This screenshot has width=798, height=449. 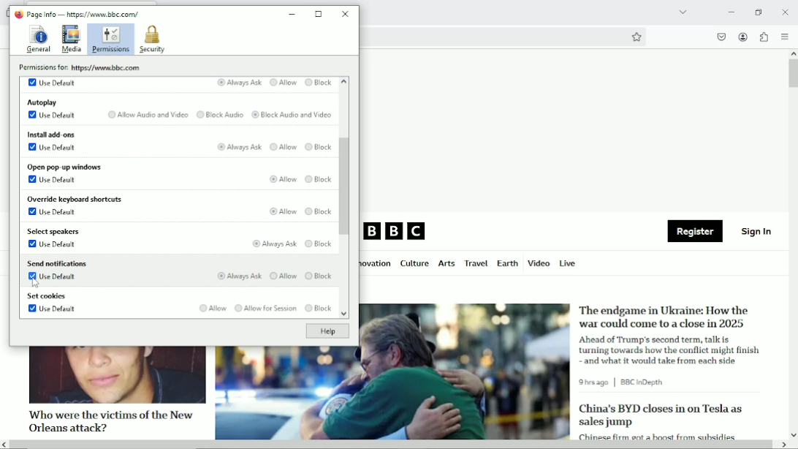 I want to click on Accounts, so click(x=742, y=35).